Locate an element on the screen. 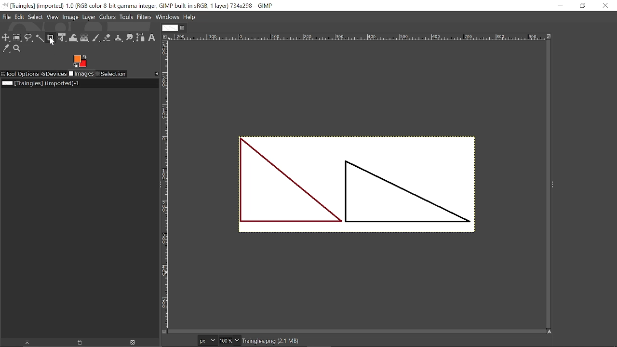 This screenshot has height=347, width=617. Close current tab is located at coordinates (183, 27).